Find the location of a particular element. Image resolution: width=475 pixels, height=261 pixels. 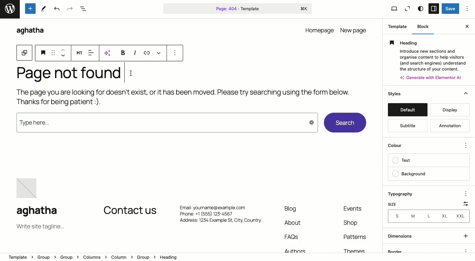

type here is located at coordinates (164, 123).